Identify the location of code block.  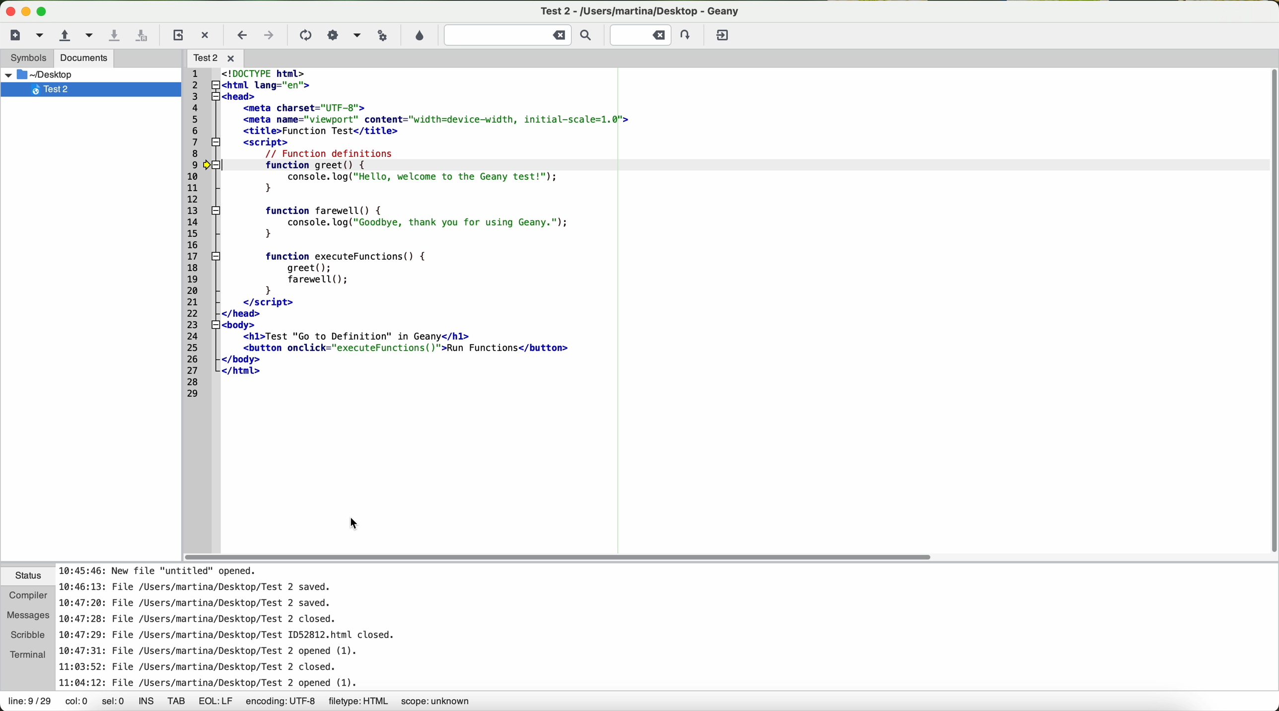
(399, 288).